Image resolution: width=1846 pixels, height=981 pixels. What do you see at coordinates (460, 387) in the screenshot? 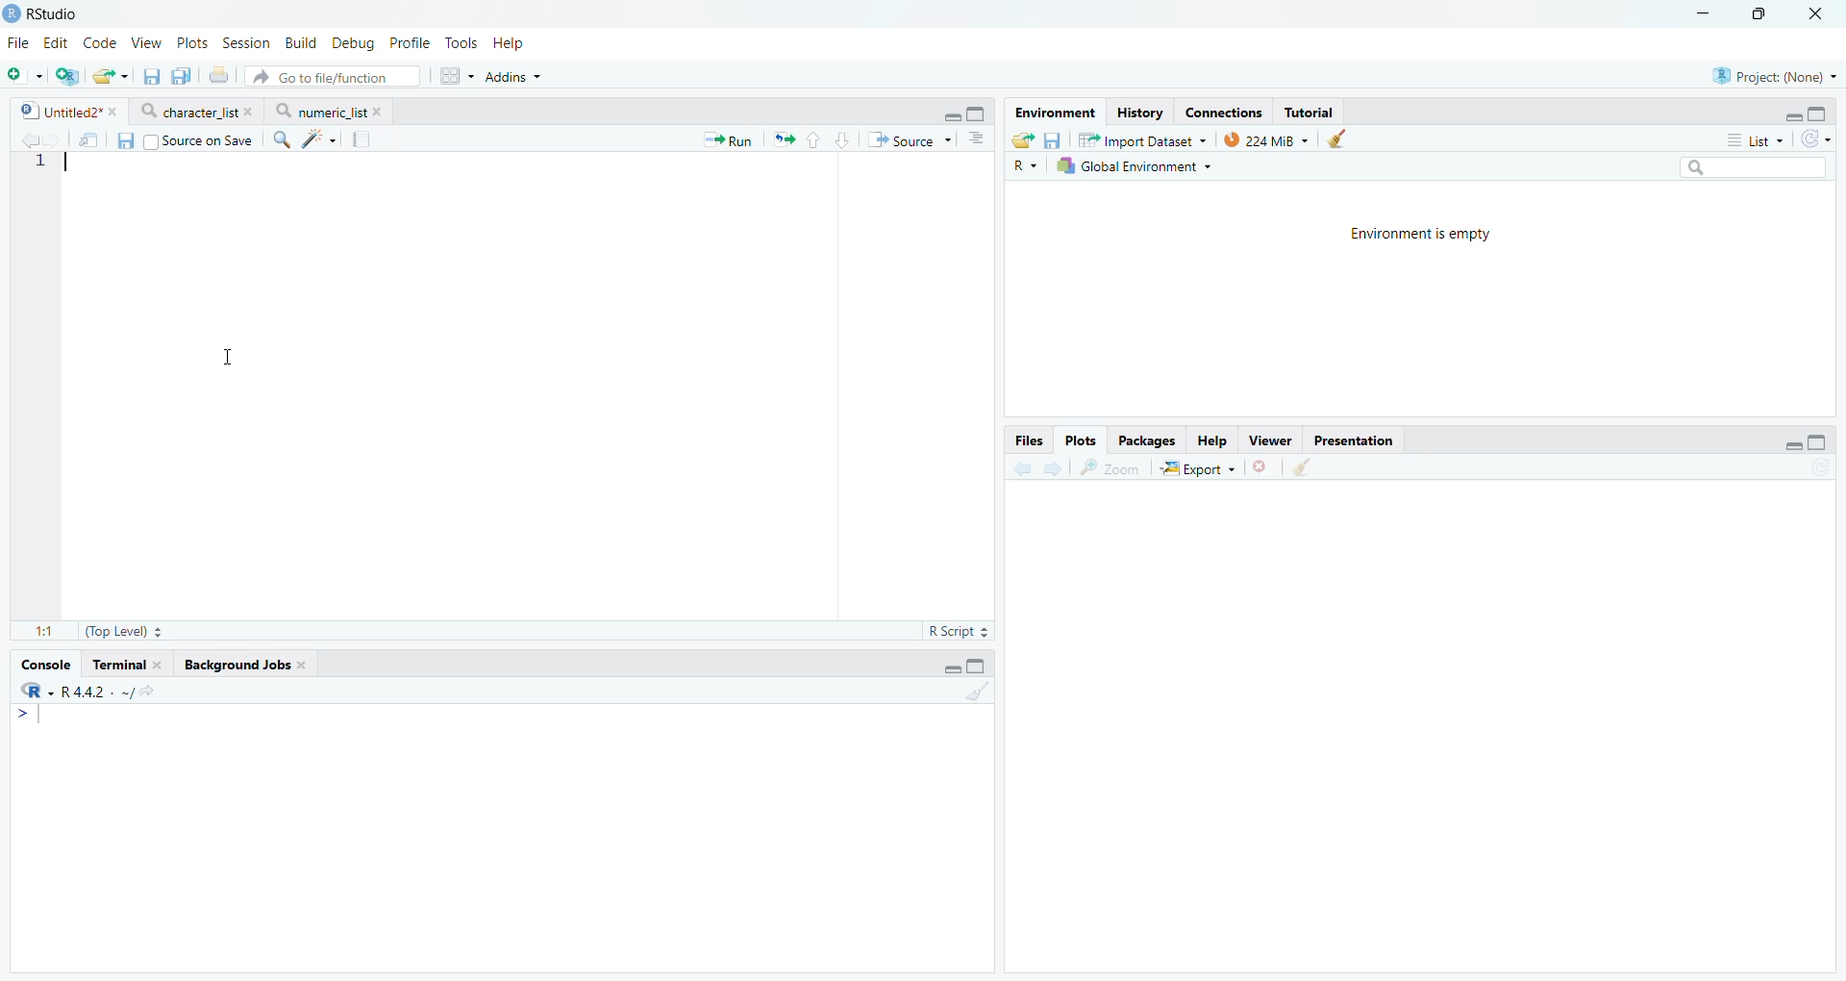
I see `Code editor` at bounding box center [460, 387].